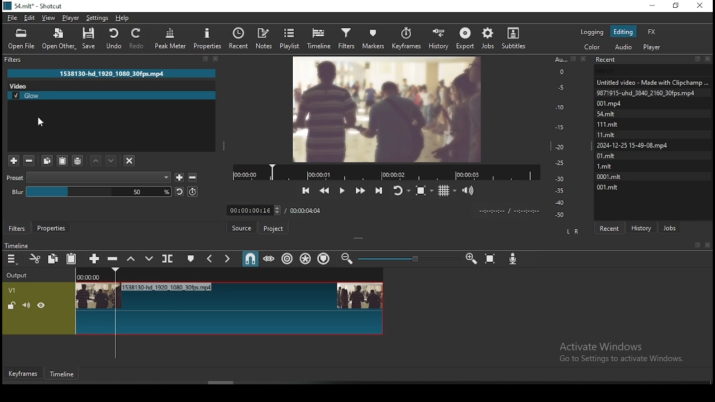  Describe the element at coordinates (92, 40) in the screenshot. I see `save` at that location.